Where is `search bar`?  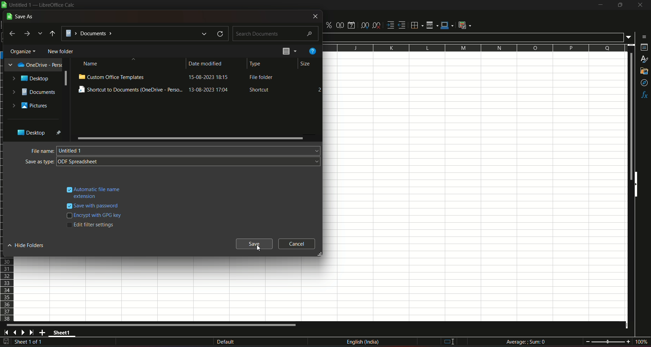
search bar is located at coordinates (276, 33).